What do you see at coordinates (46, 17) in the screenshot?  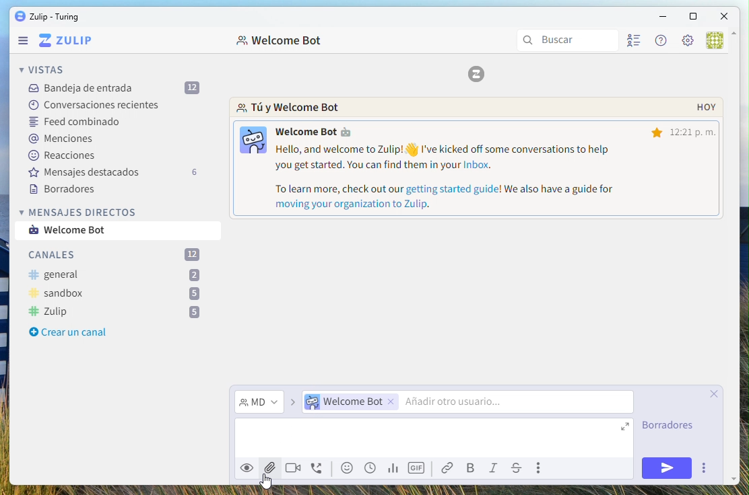 I see `Zulip` at bounding box center [46, 17].